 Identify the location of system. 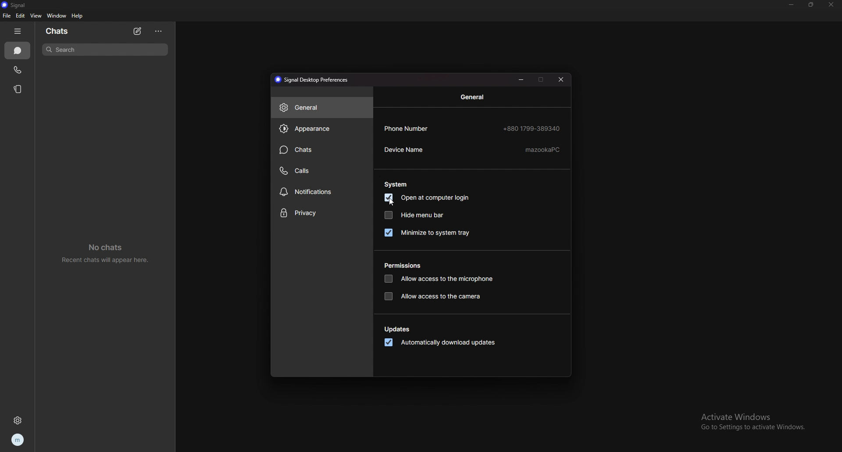
(397, 184).